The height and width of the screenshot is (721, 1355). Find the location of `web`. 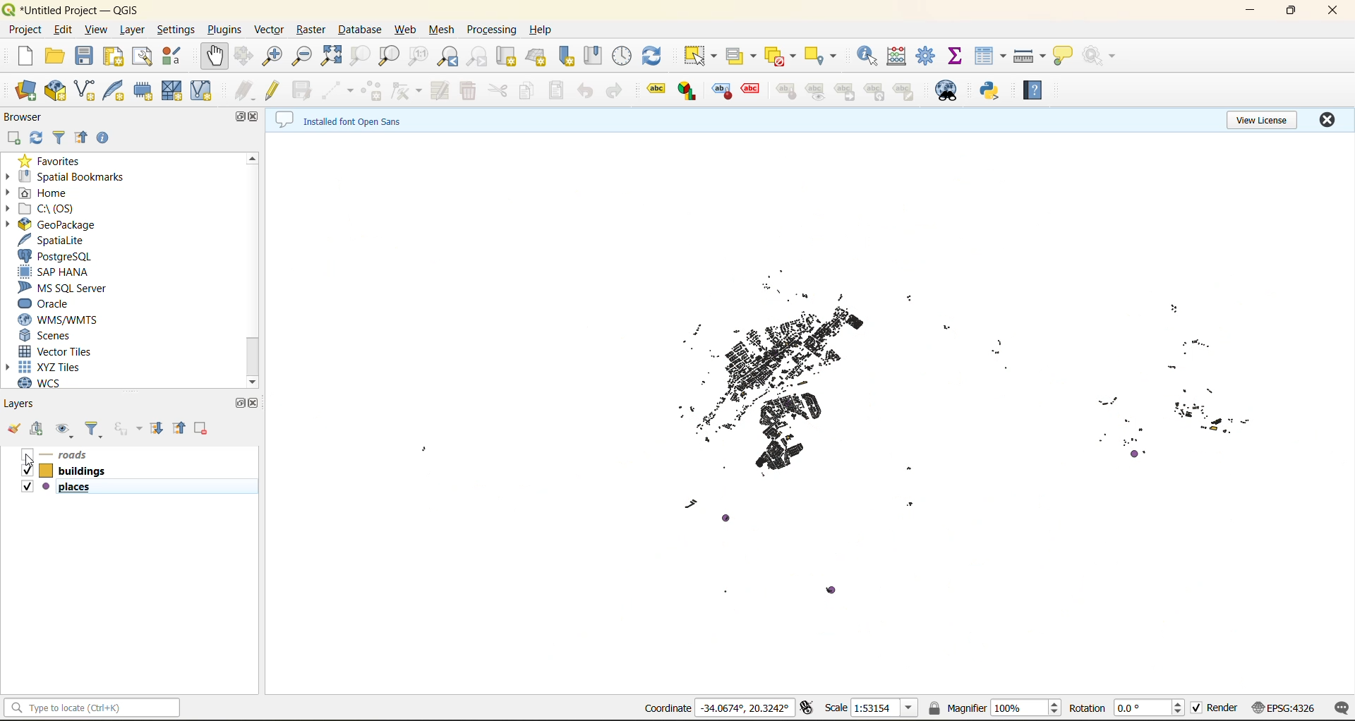

web is located at coordinates (407, 28).